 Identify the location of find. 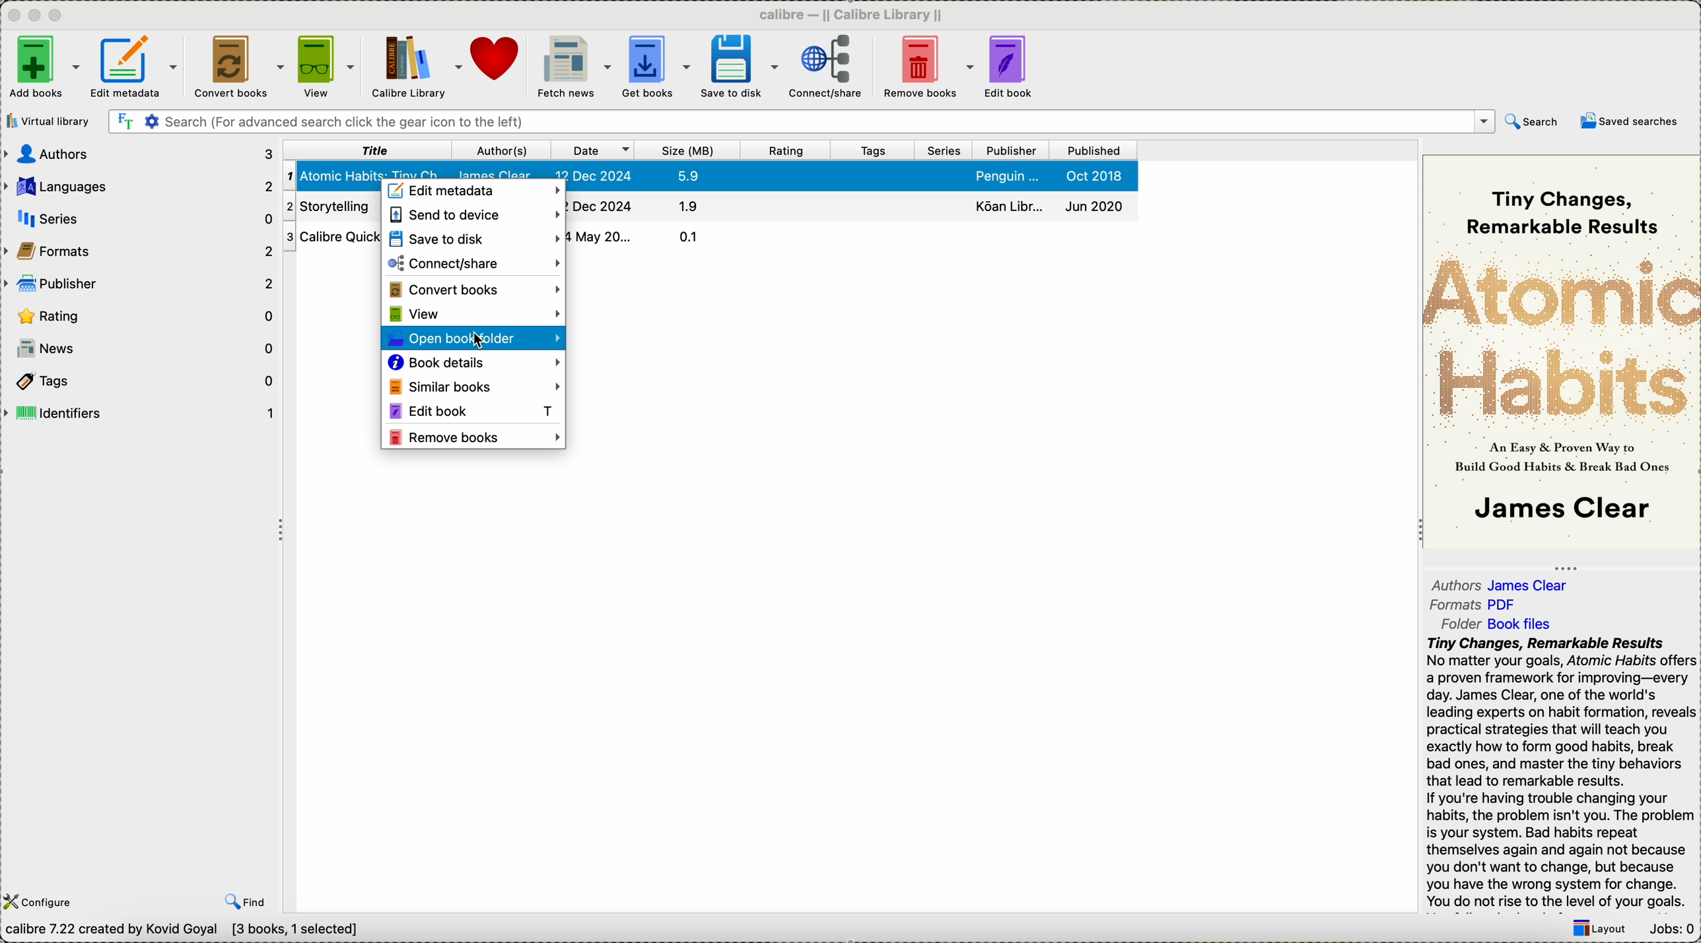
(246, 901).